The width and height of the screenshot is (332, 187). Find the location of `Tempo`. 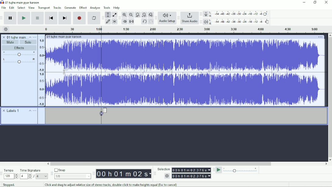

Tempo is located at coordinates (11, 174).